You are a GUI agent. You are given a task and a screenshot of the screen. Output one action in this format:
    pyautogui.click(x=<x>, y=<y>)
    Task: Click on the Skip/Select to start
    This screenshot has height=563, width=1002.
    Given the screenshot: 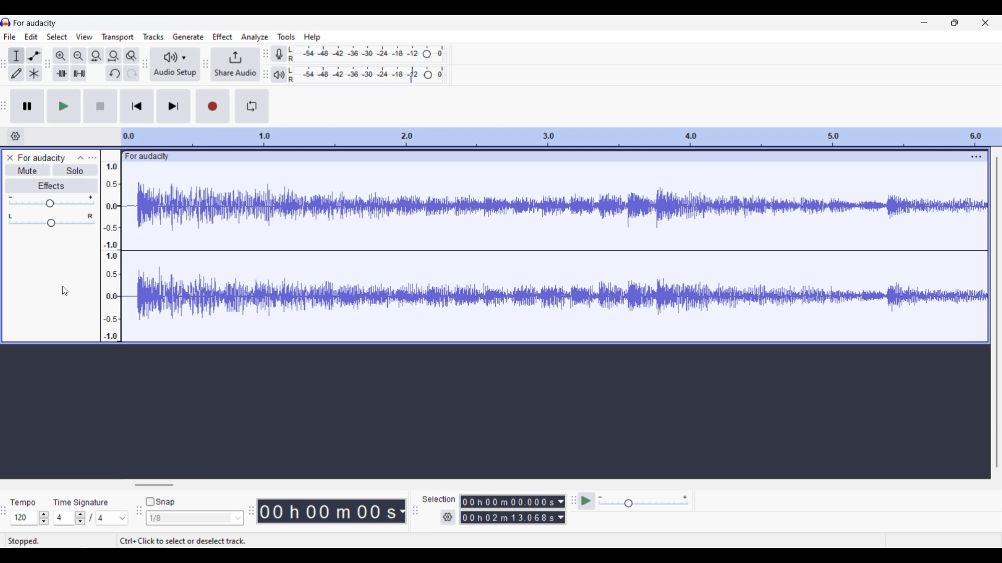 What is the action you would take?
    pyautogui.click(x=137, y=106)
    